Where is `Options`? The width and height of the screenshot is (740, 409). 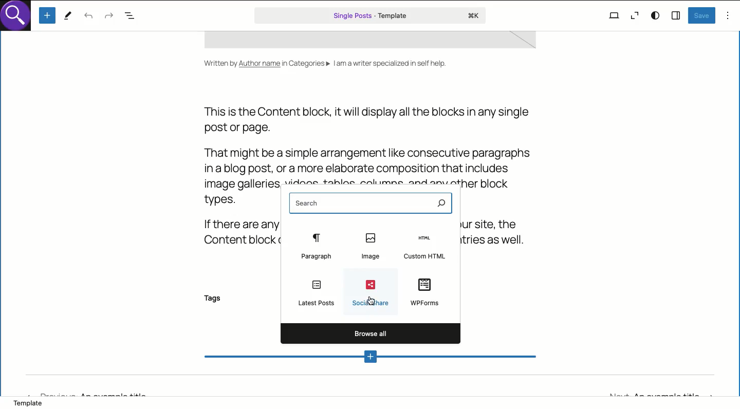
Options is located at coordinates (728, 15).